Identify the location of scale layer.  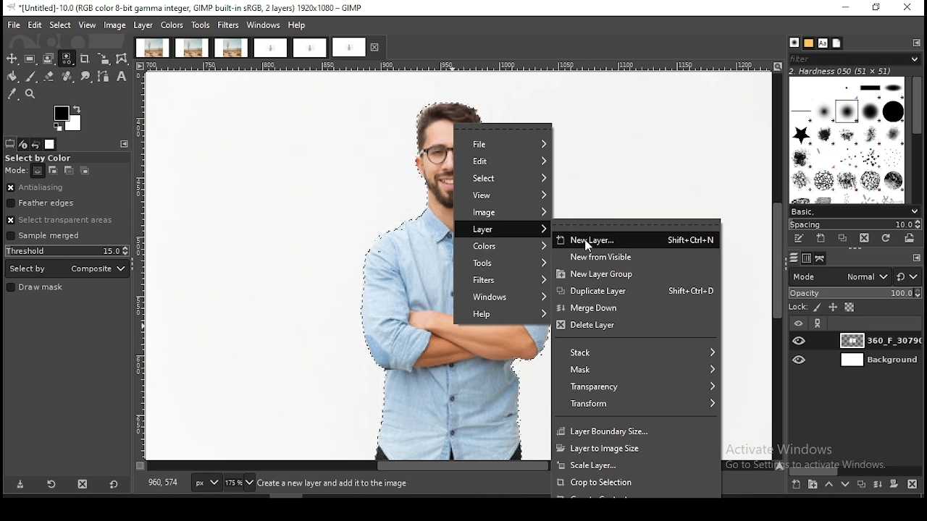
(634, 465).